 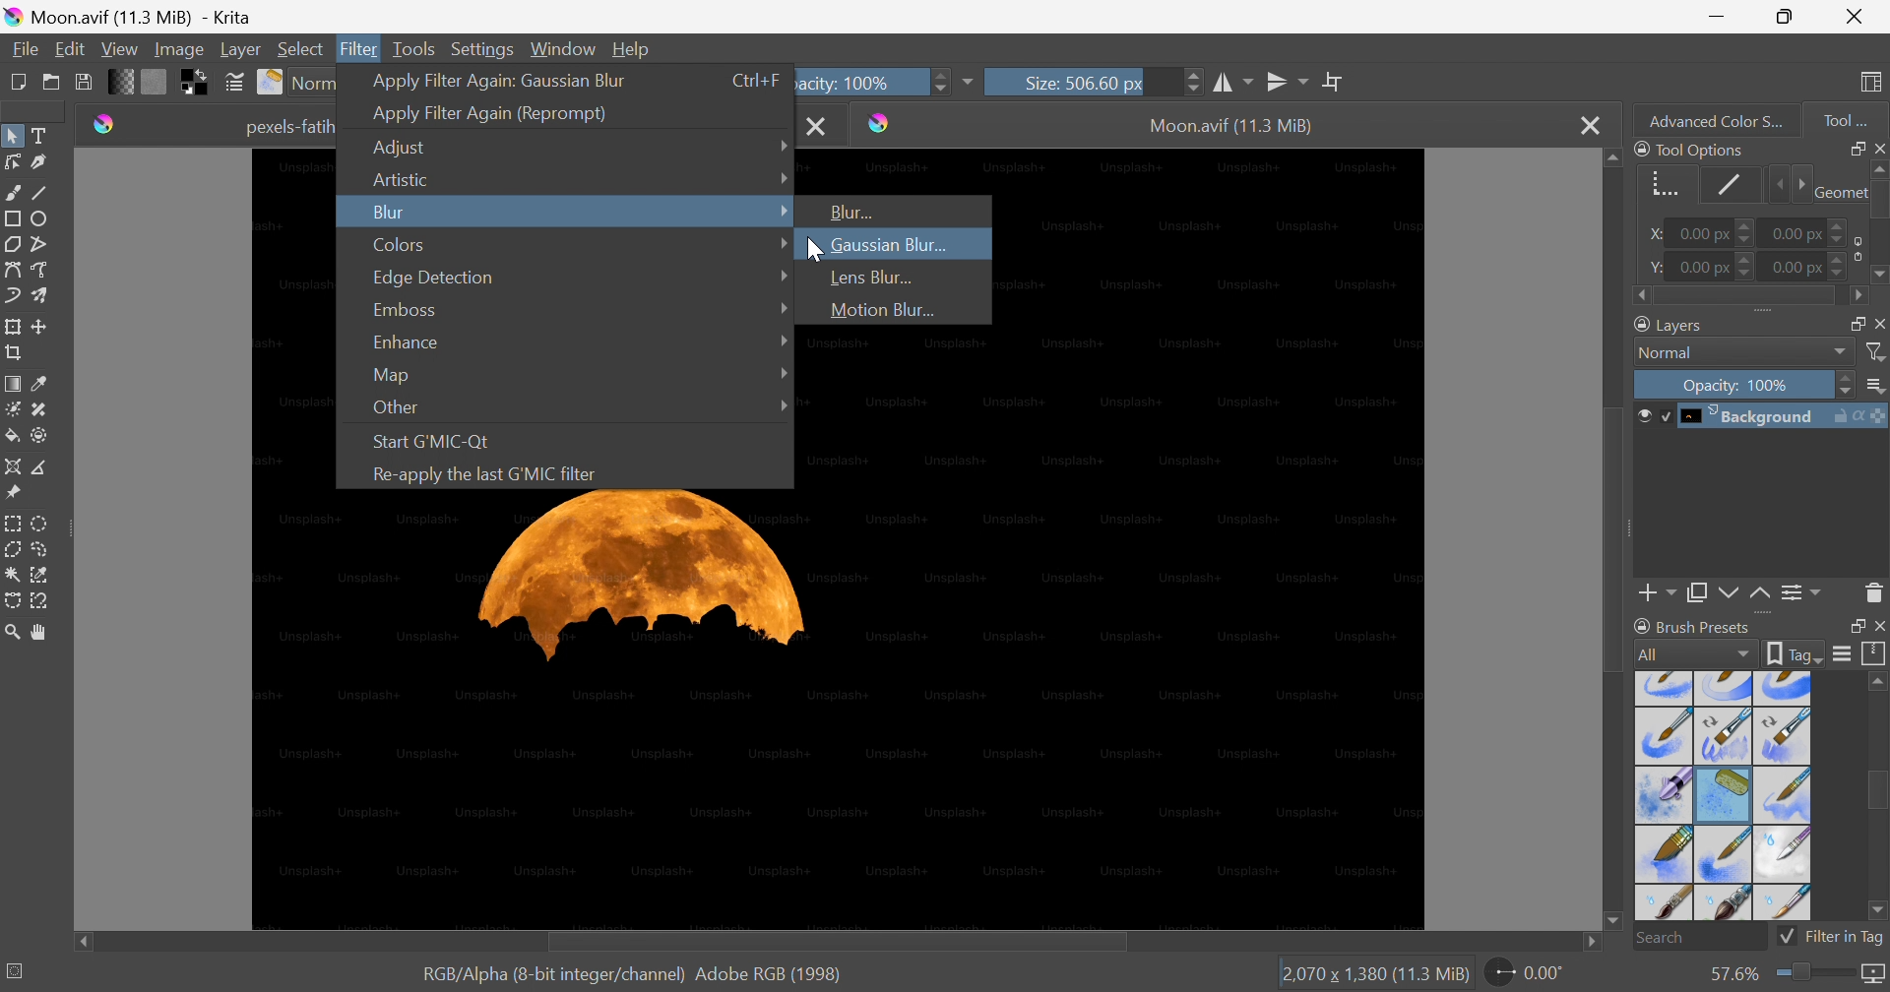 I want to click on Drop Down, so click(x=786, y=213).